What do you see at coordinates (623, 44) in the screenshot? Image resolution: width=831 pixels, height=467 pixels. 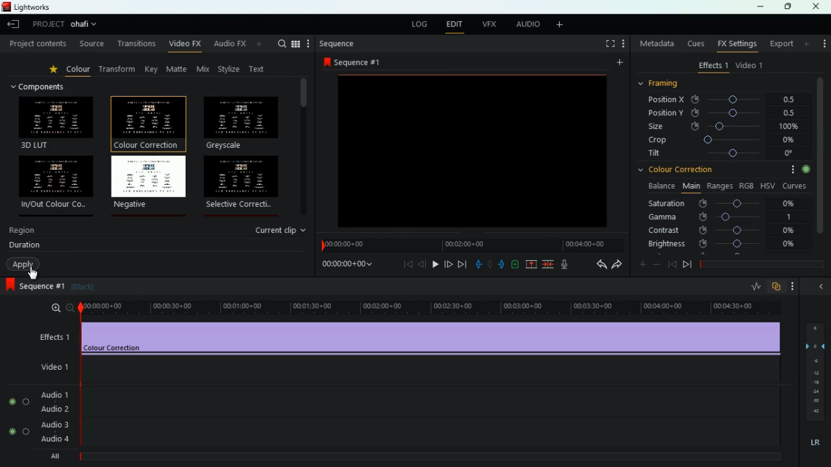 I see `more` at bounding box center [623, 44].